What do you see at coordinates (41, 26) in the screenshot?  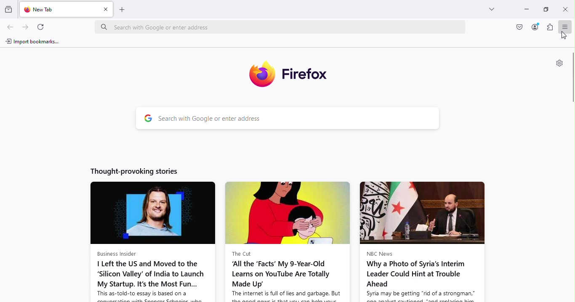 I see `Reload current page` at bounding box center [41, 26].